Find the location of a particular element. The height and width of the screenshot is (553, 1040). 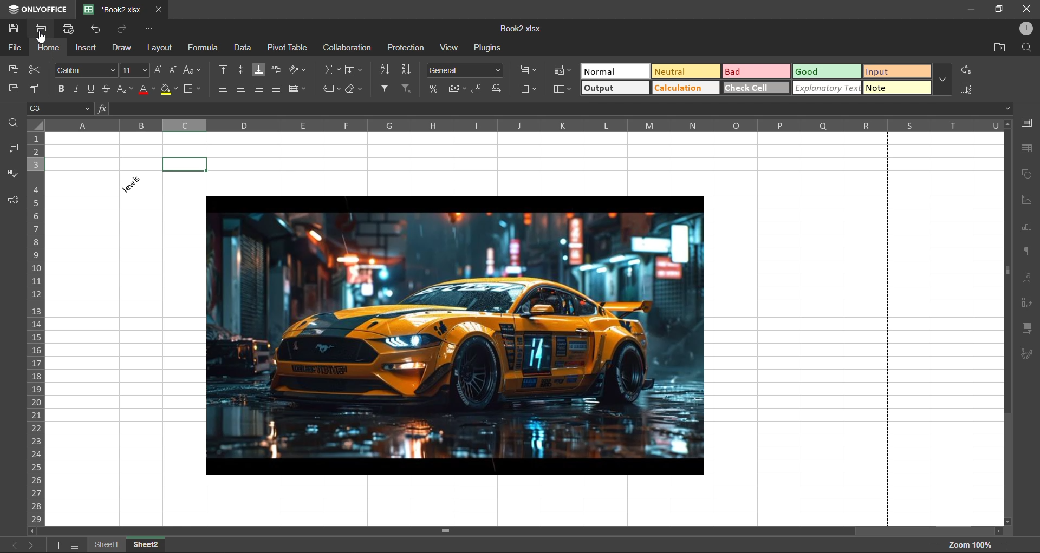

table is located at coordinates (1027, 150).